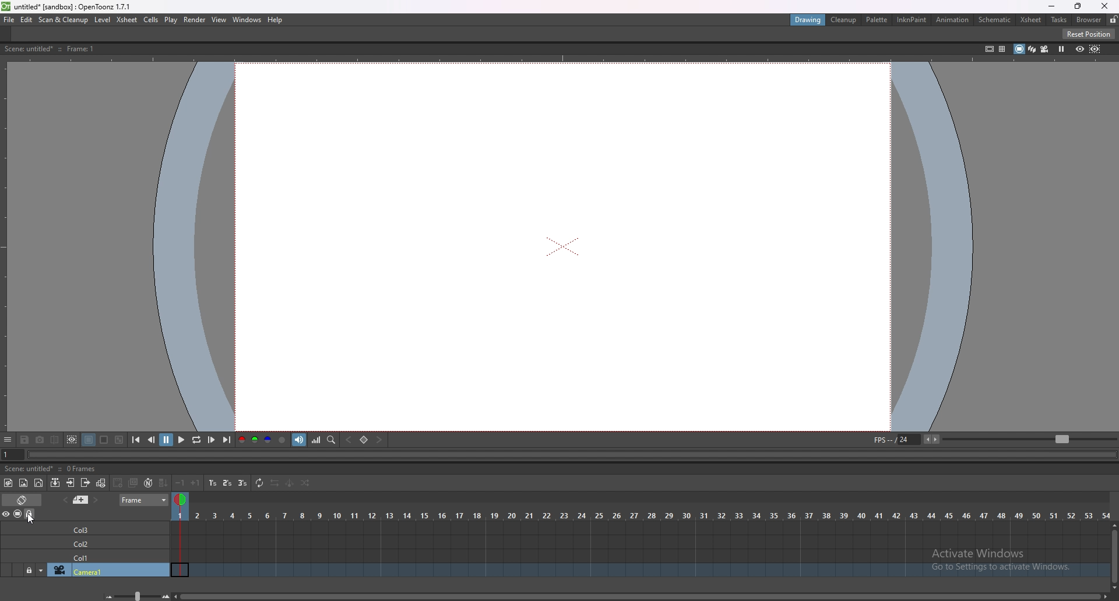 This screenshot has height=601, width=1119. What do you see at coordinates (103, 20) in the screenshot?
I see `level` at bounding box center [103, 20].